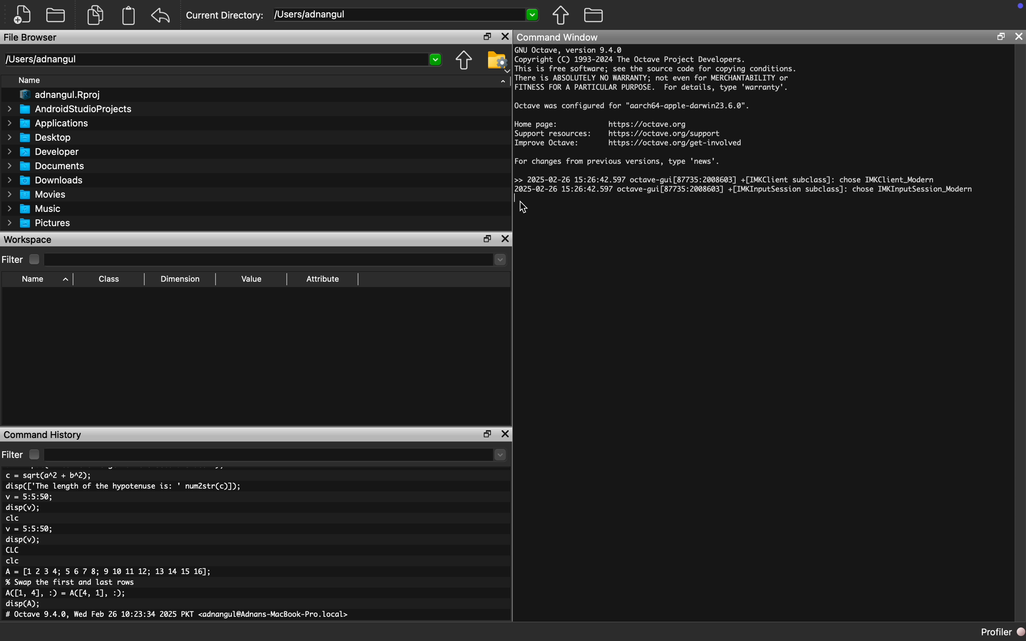  Describe the element at coordinates (128, 16) in the screenshot. I see `Clipboard` at that location.